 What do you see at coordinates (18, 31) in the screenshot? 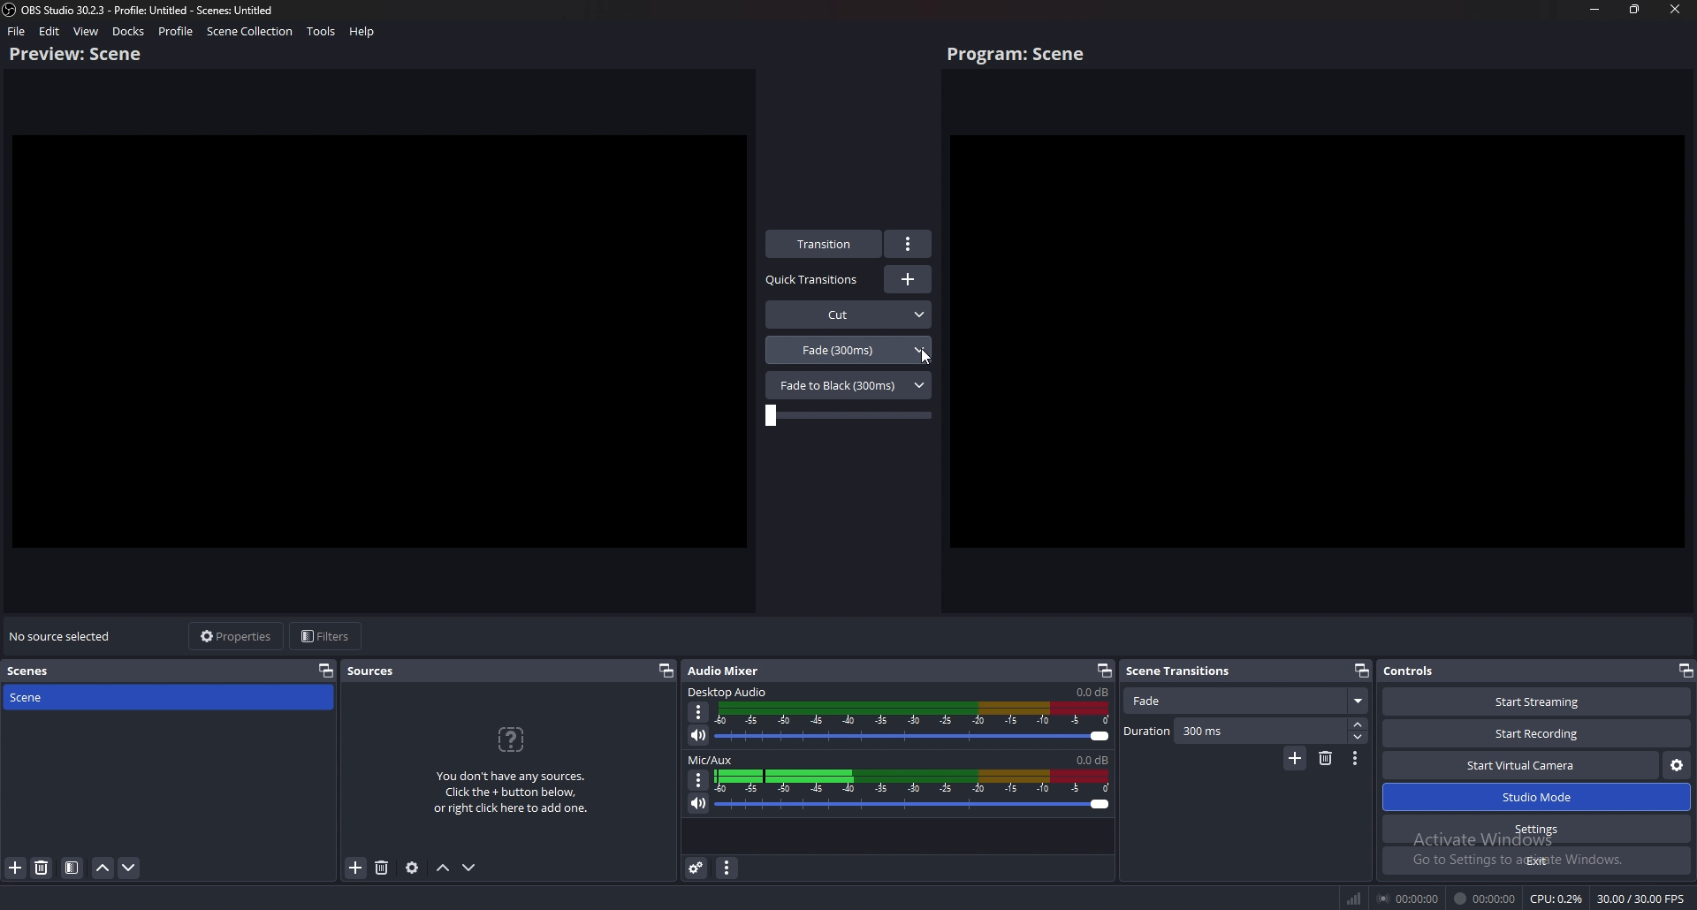
I see `file` at bounding box center [18, 31].